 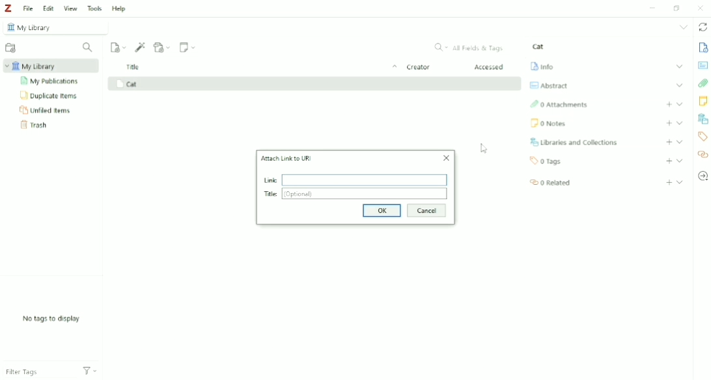 What do you see at coordinates (490, 67) in the screenshot?
I see `Accessed` at bounding box center [490, 67].